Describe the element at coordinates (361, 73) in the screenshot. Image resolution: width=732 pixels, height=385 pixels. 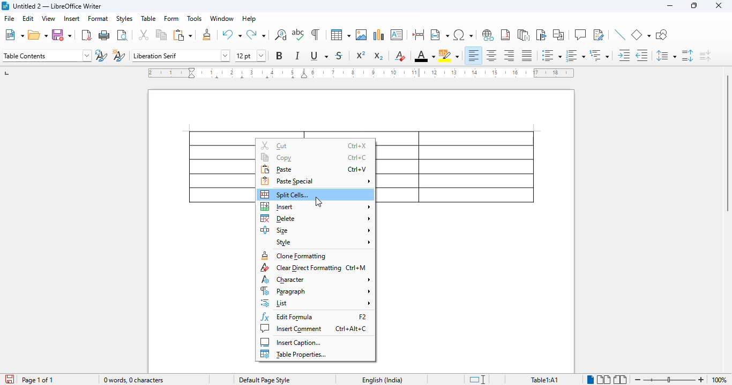
I see `ruler` at that location.